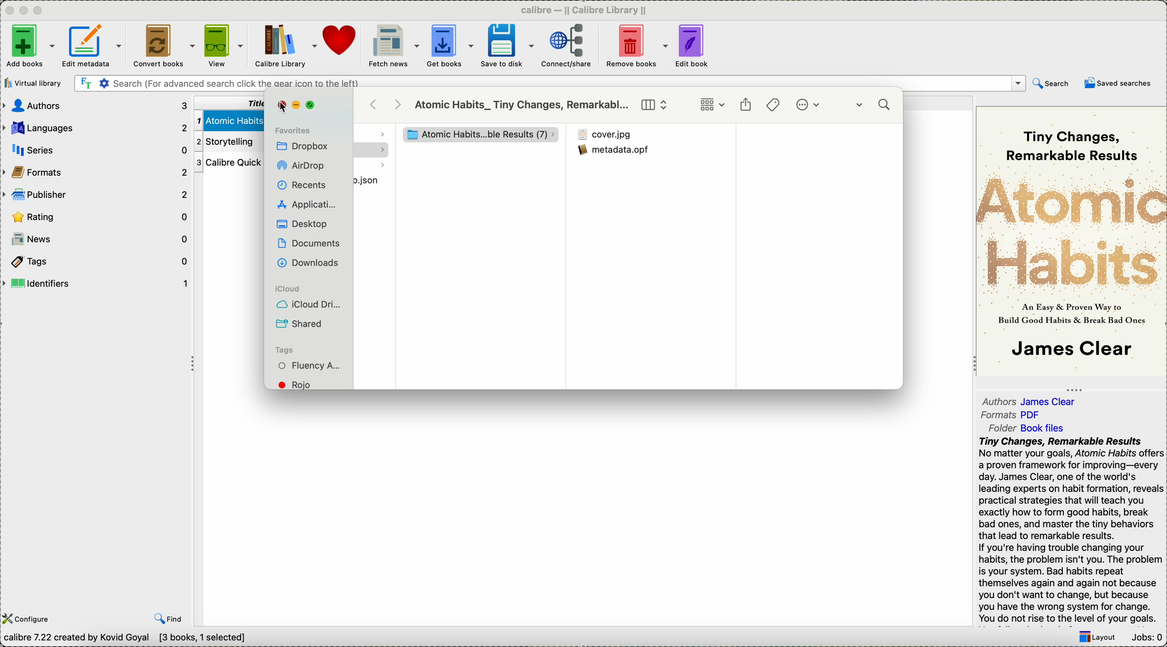 The image size is (1167, 647). What do you see at coordinates (474, 134) in the screenshot?
I see `bobette buster` at bounding box center [474, 134].